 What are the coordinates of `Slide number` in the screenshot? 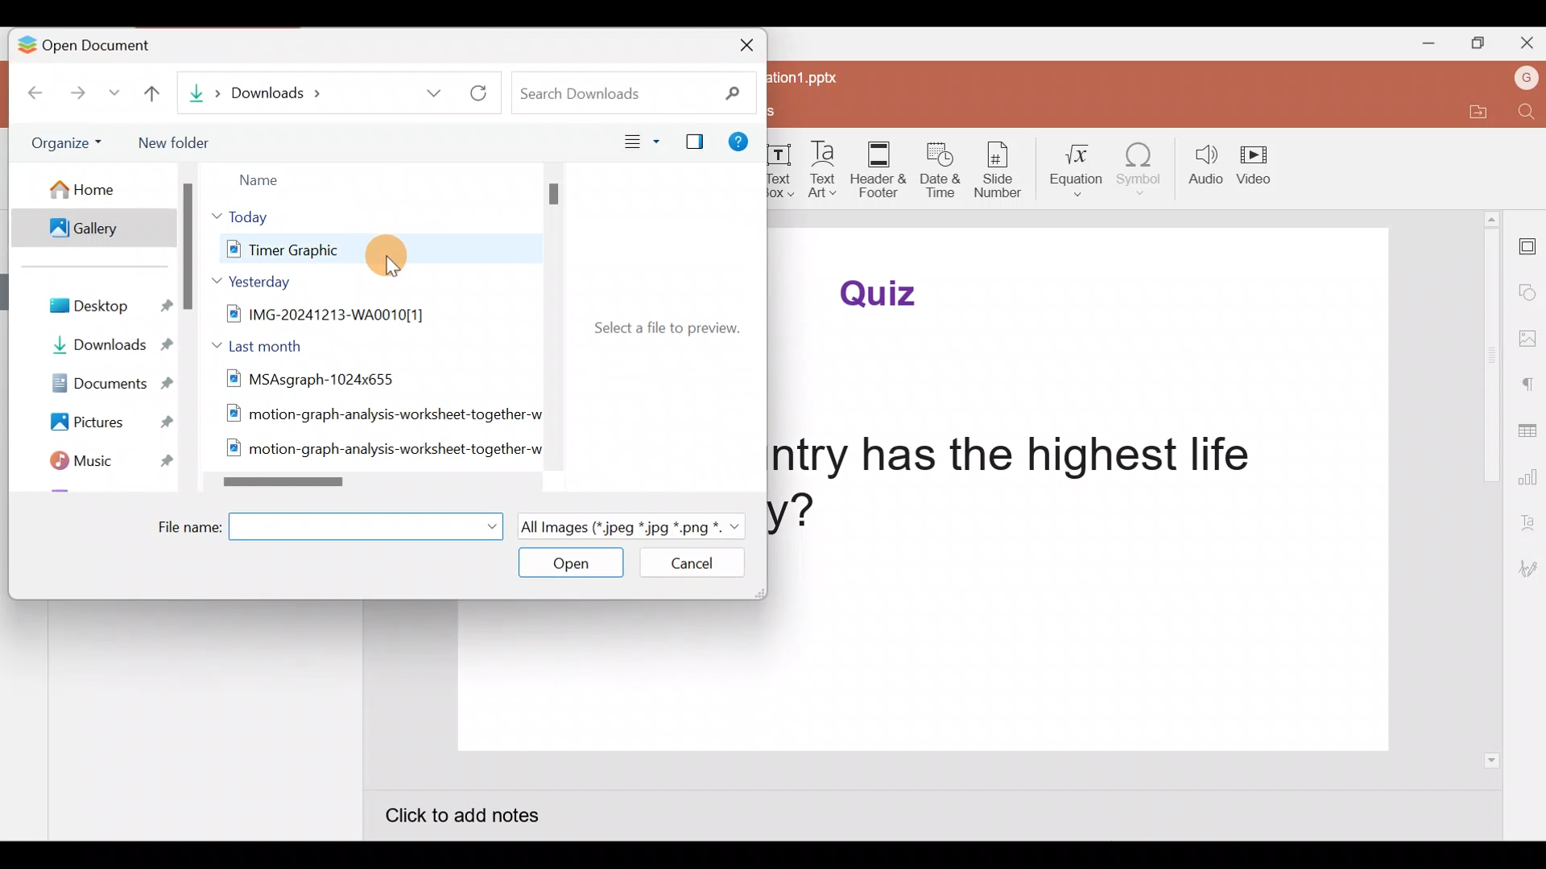 It's located at (1005, 172).